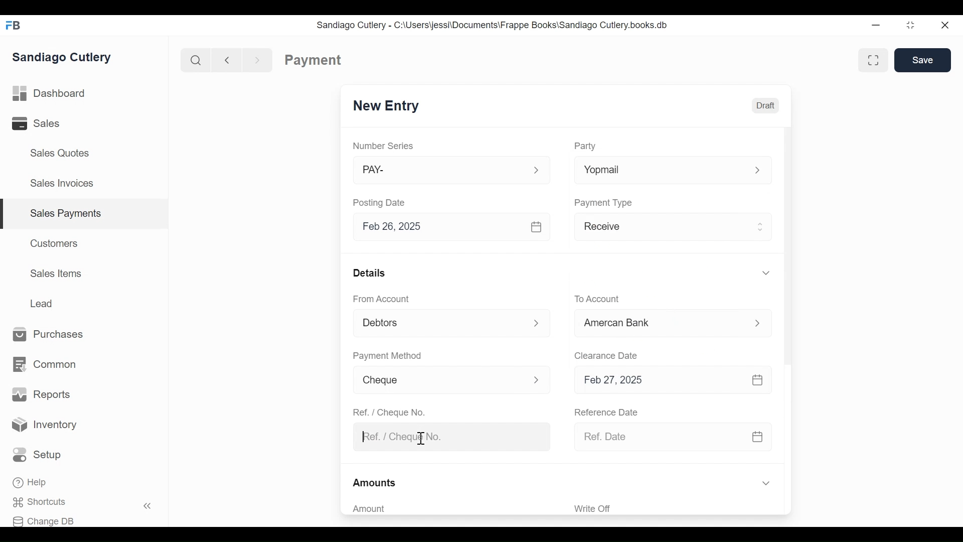 This screenshot has width=963, height=542. What do you see at coordinates (46, 502) in the screenshot?
I see `Shortcuts` at bounding box center [46, 502].